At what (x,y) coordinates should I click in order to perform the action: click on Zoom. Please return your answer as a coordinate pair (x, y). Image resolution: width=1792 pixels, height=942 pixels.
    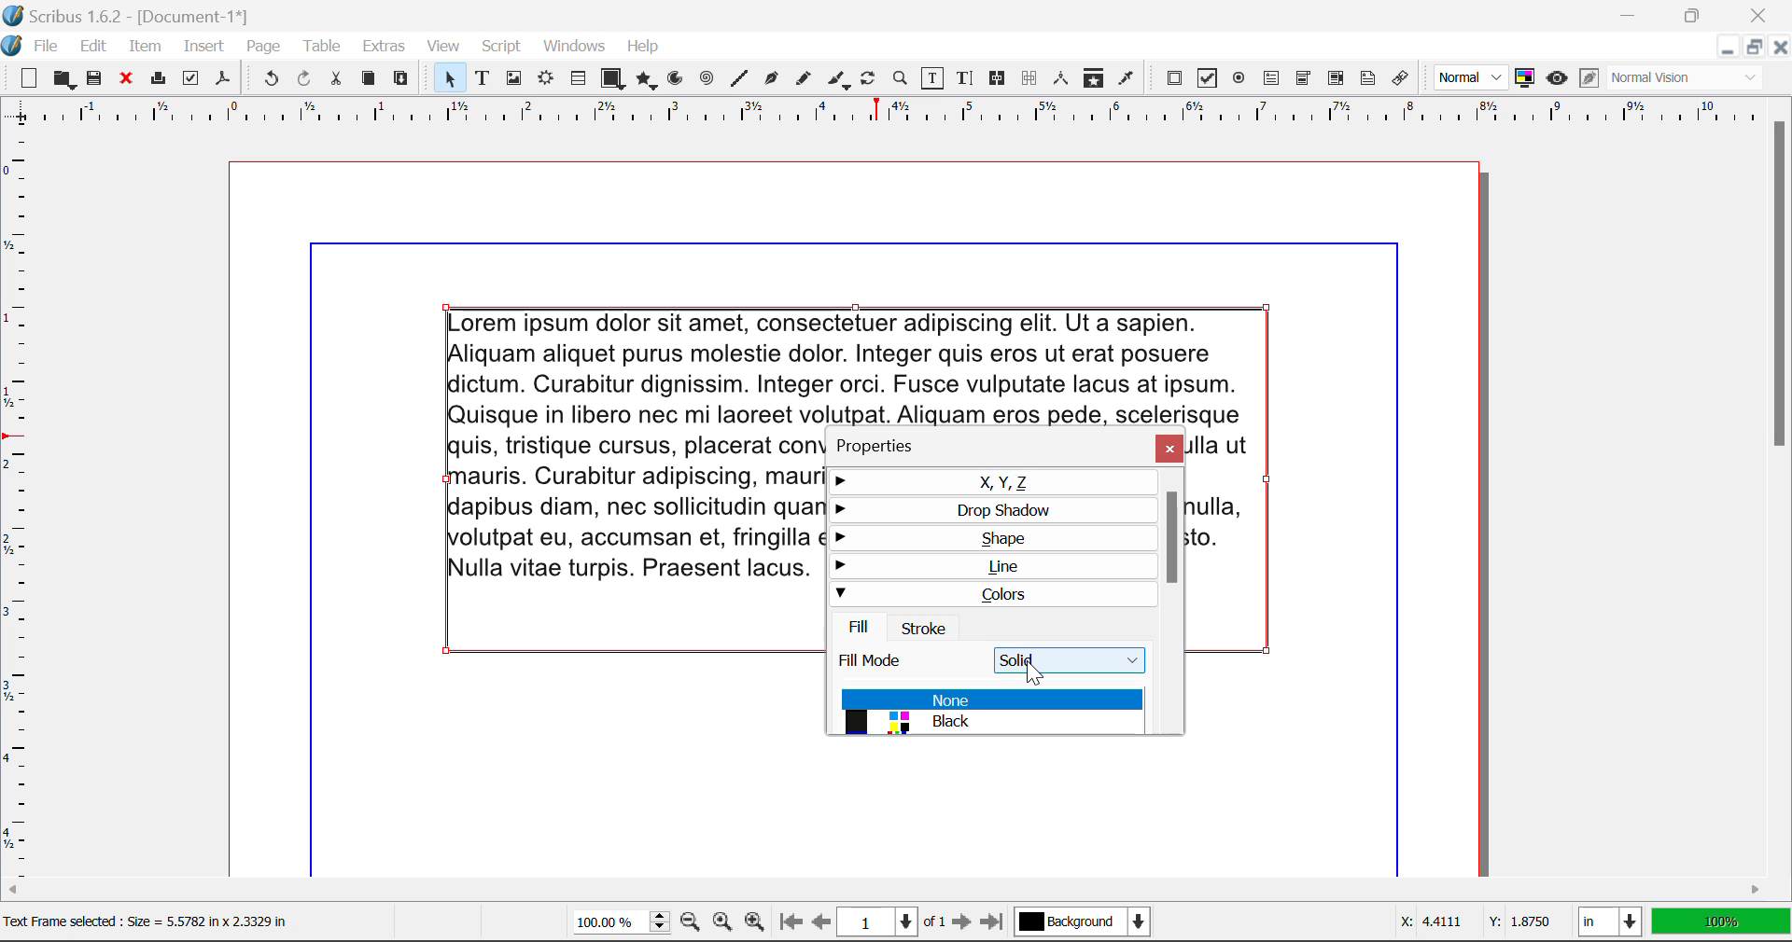
    Looking at the image, I should click on (901, 77).